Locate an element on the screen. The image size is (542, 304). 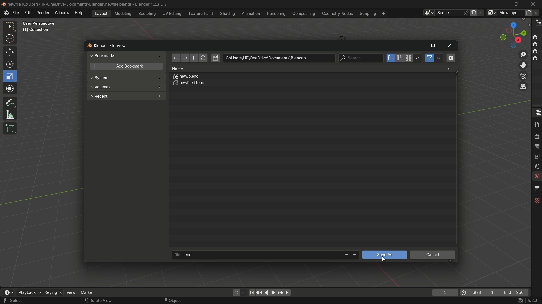
back is located at coordinates (176, 59).